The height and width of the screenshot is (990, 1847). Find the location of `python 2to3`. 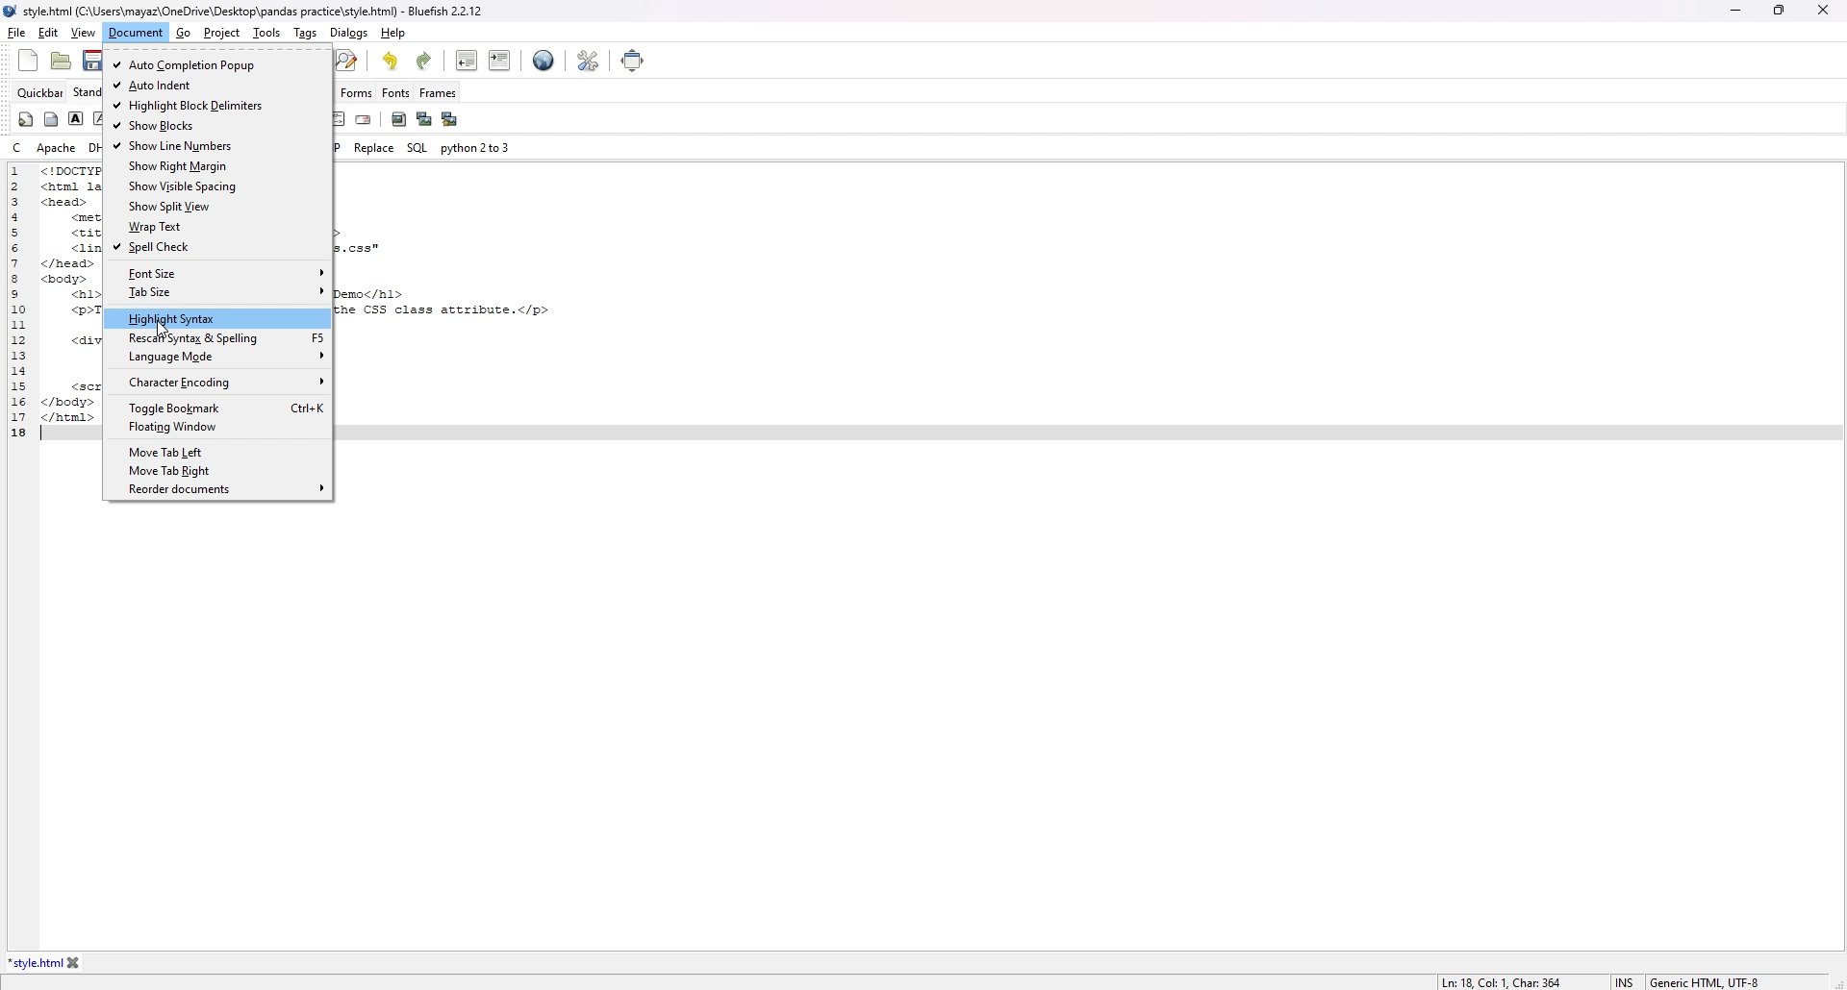

python 2to3 is located at coordinates (473, 148).